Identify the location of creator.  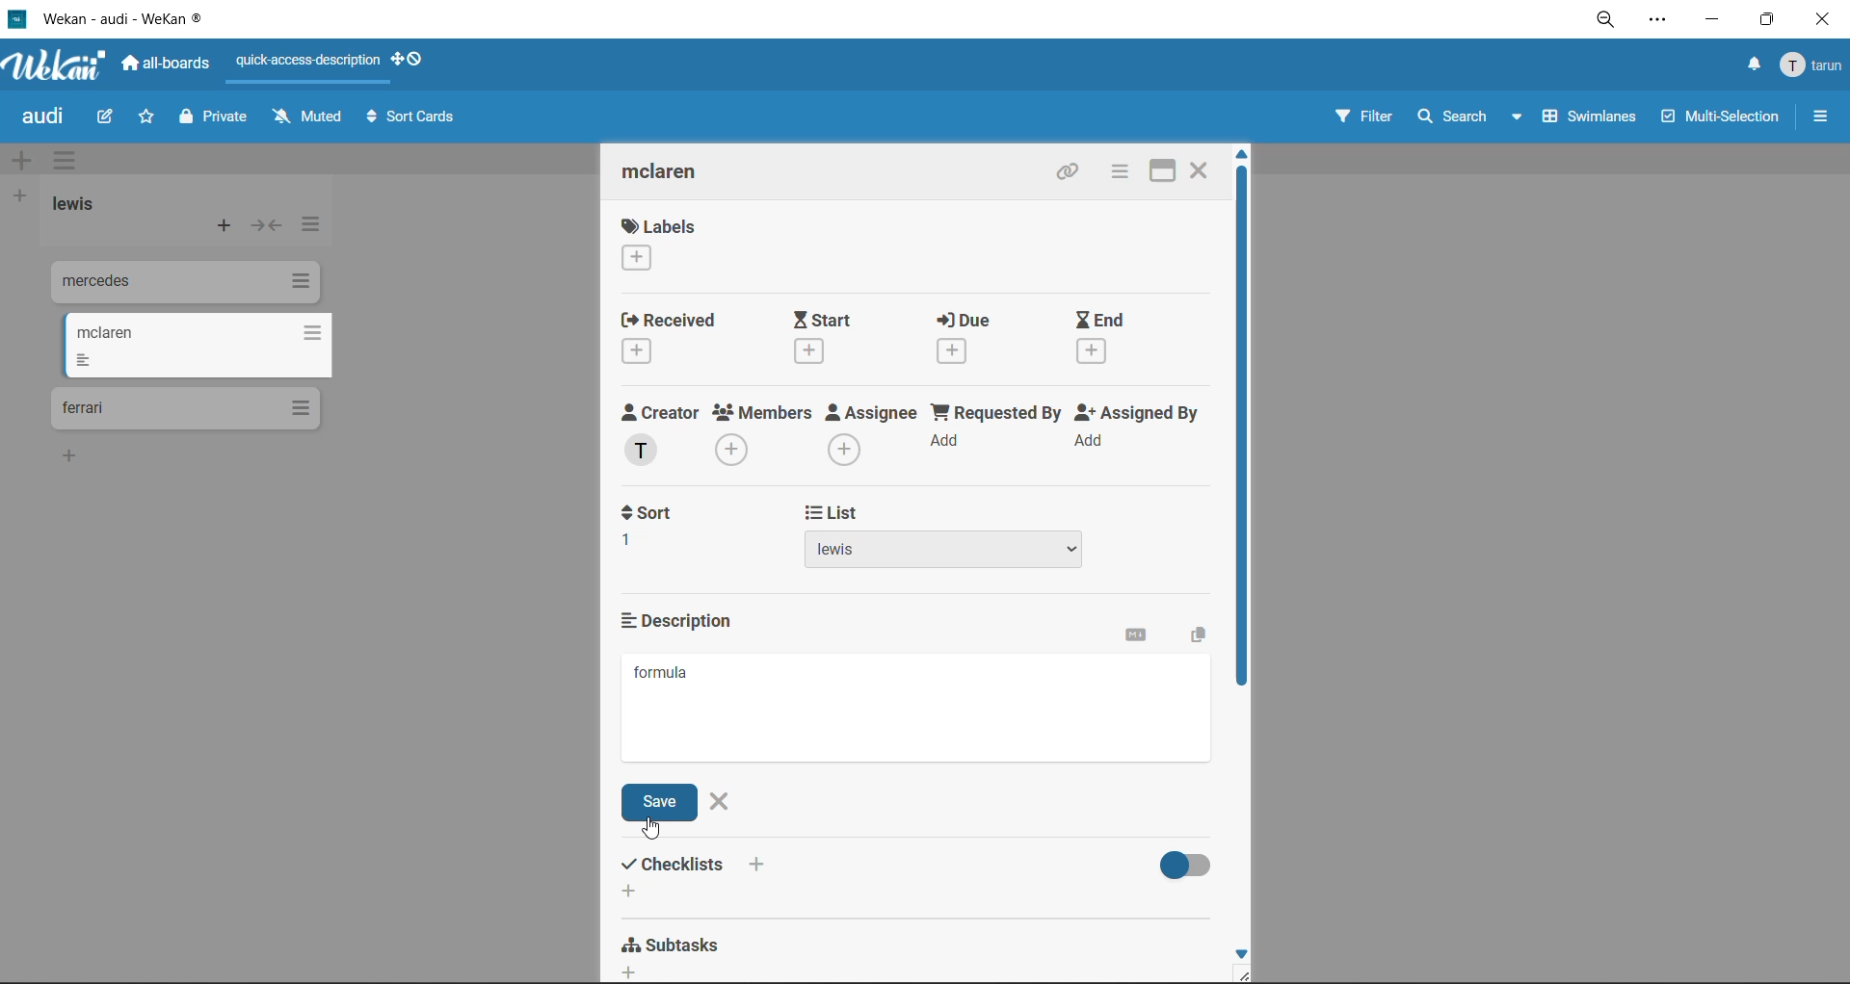
(665, 435).